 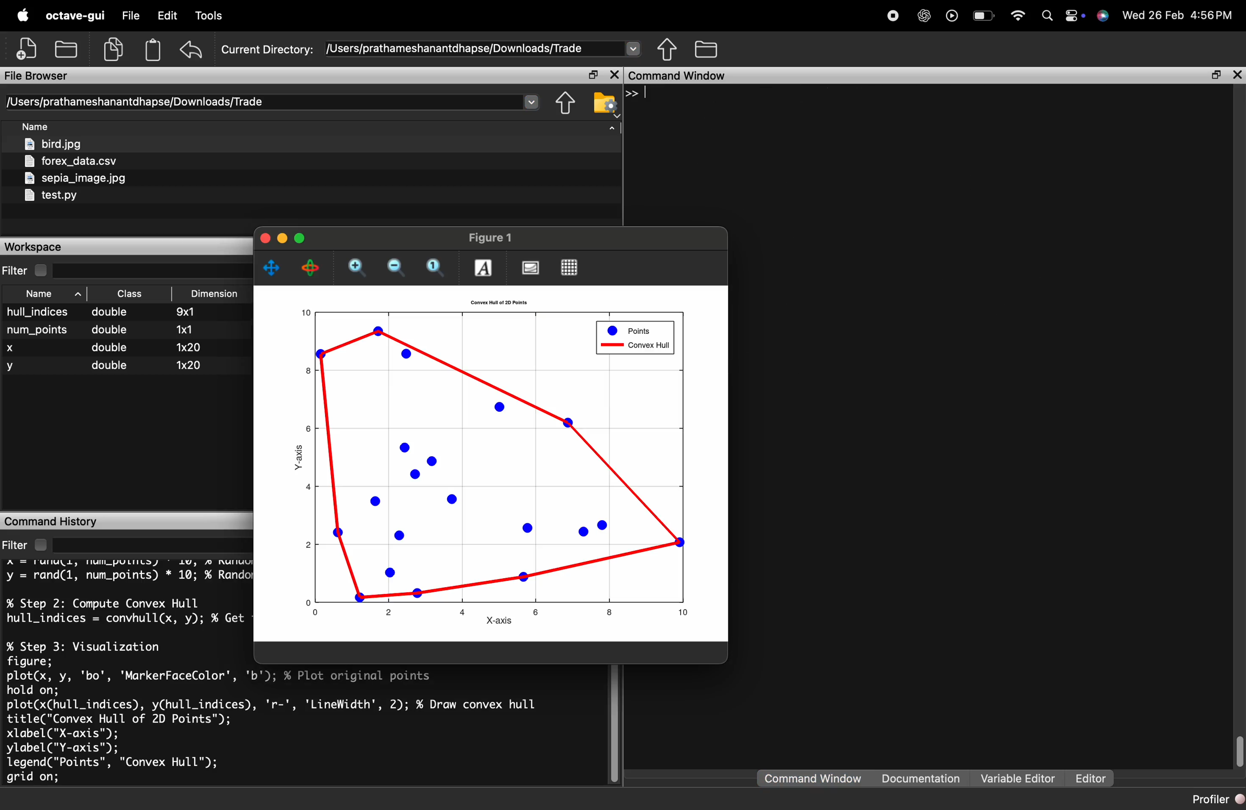 What do you see at coordinates (260, 15) in the screenshot?
I see `Tools` at bounding box center [260, 15].